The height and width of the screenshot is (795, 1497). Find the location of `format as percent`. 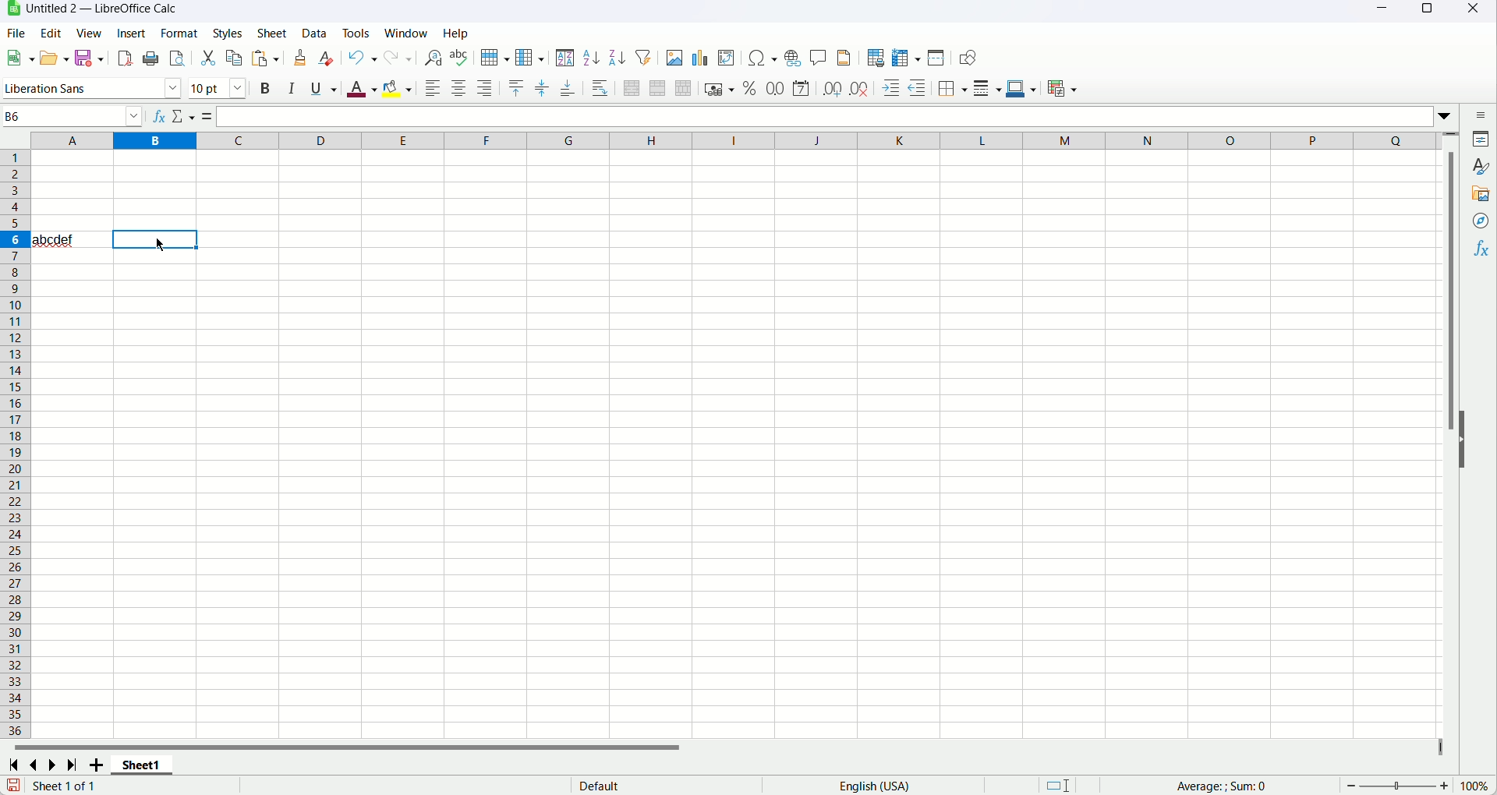

format as percent is located at coordinates (751, 87).